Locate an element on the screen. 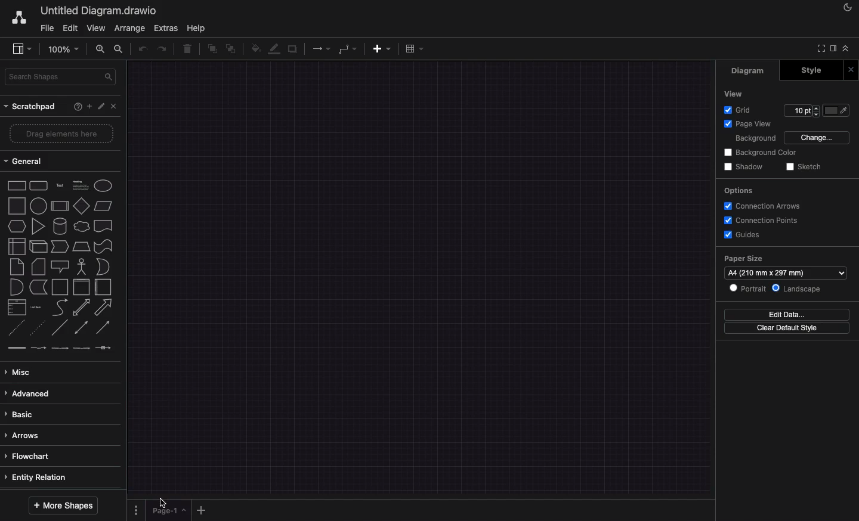 The width and height of the screenshot is (859, 521). diagram is located at coordinates (749, 72).